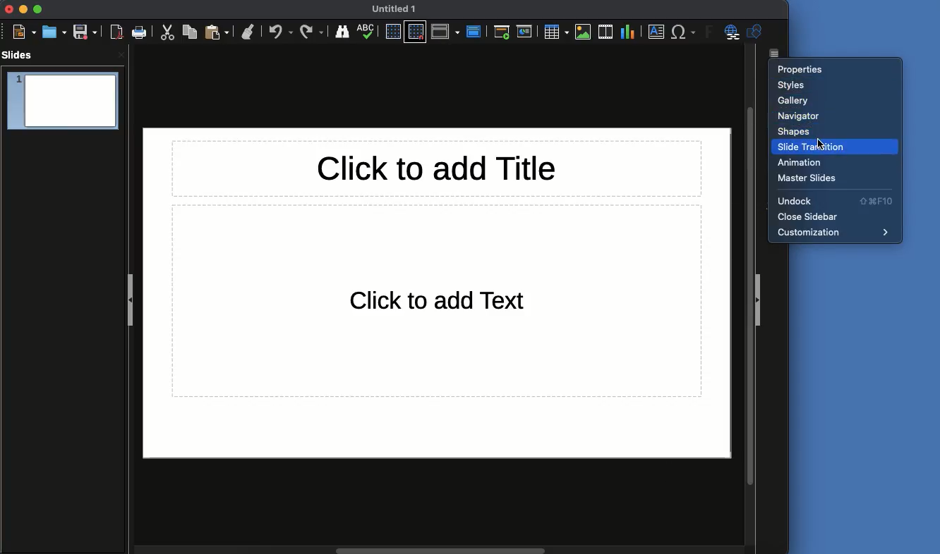 The image size is (940, 554). What do you see at coordinates (394, 8) in the screenshot?
I see `` at bounding box center [394, 8].